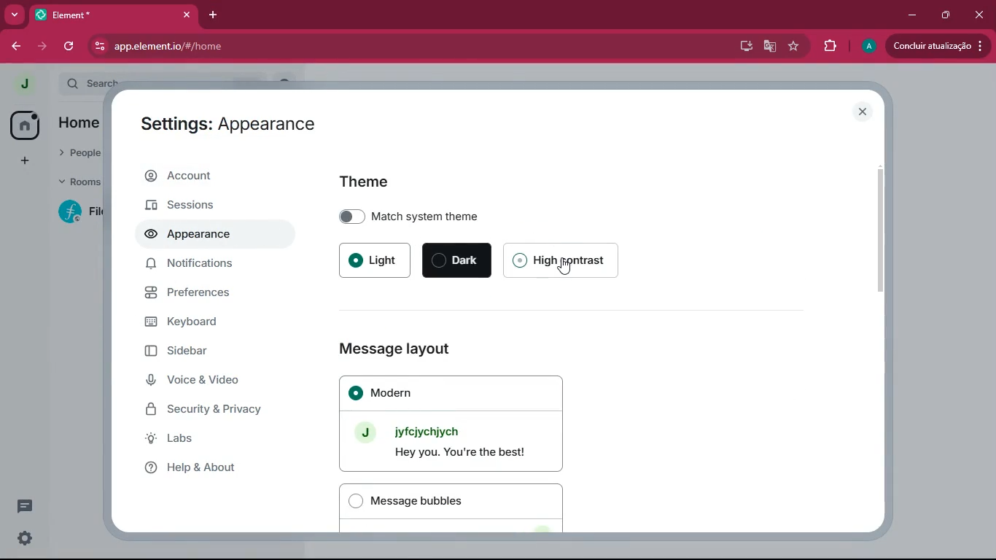 The image size is (996, 560). What do you see at coordinates (744, 47) in the screenshot?
I see `desktop` at bounding box center [744, 47].